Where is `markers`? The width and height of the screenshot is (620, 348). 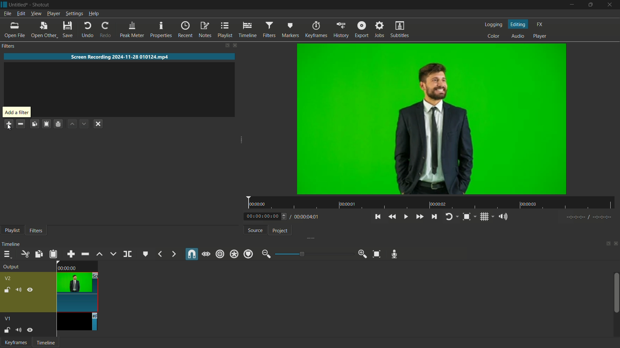 markers is located at coordinates (290, 30).